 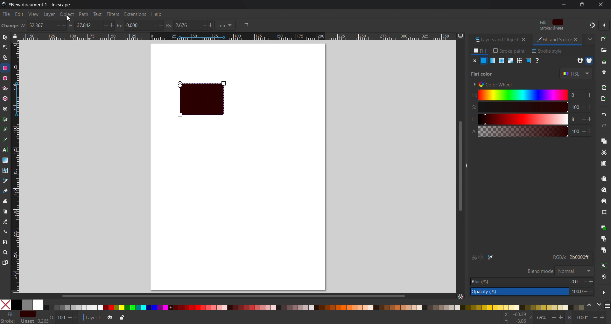 I want to click on Radial gradient, so click(x=501, y=61).